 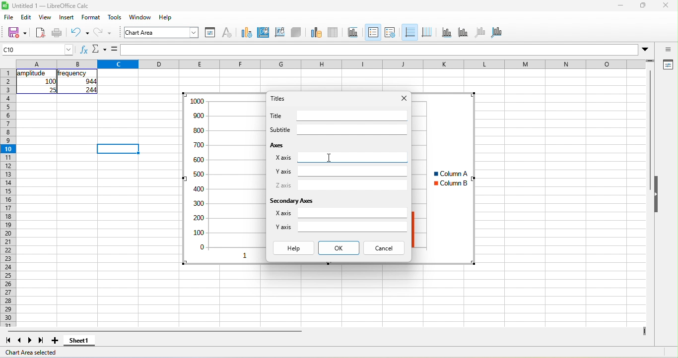 I want to click on axes, so click(x=278, y=145).